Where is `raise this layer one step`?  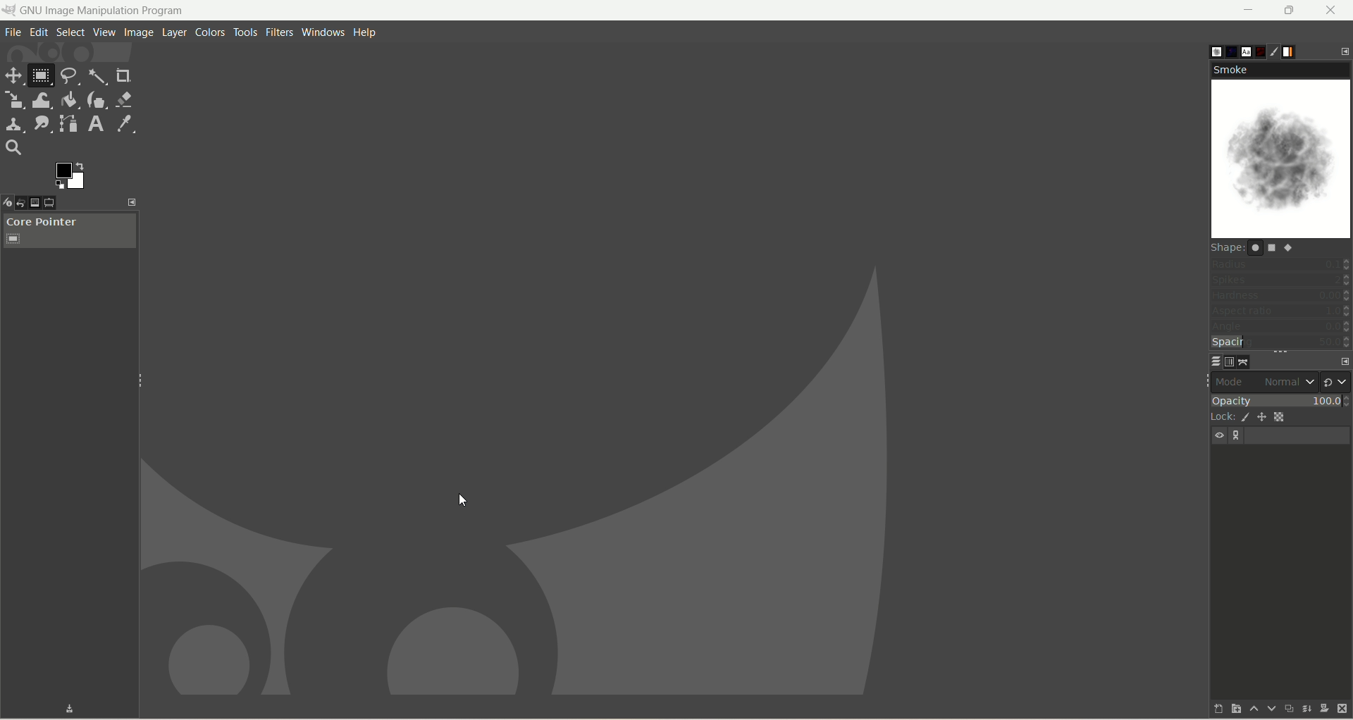 raise this layer one step is located at coordinates (1247, 711).